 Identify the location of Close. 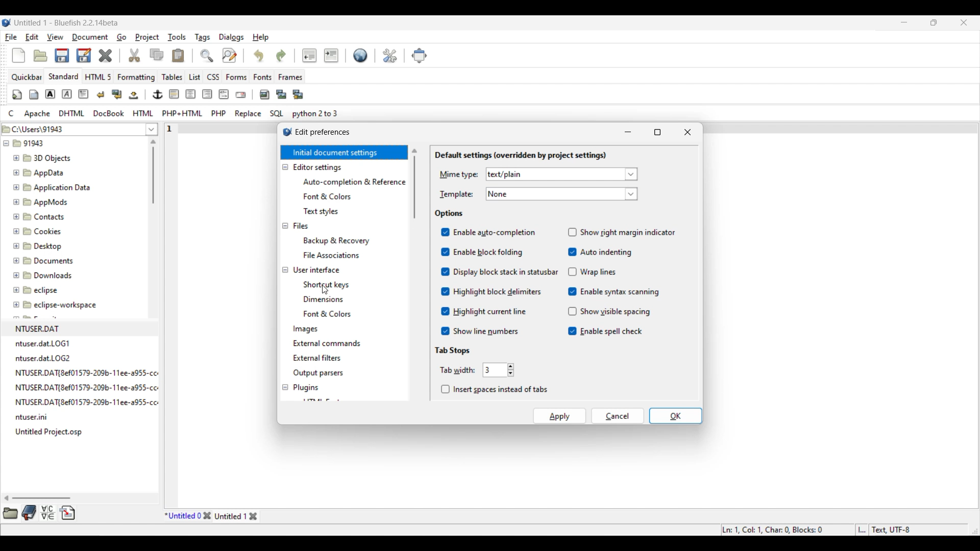
(105, 56).